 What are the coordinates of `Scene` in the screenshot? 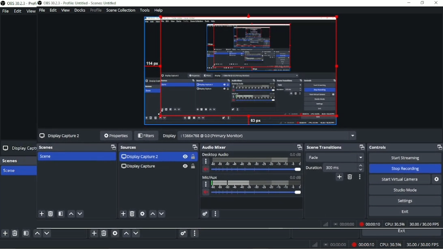 It's located at (17, 171).